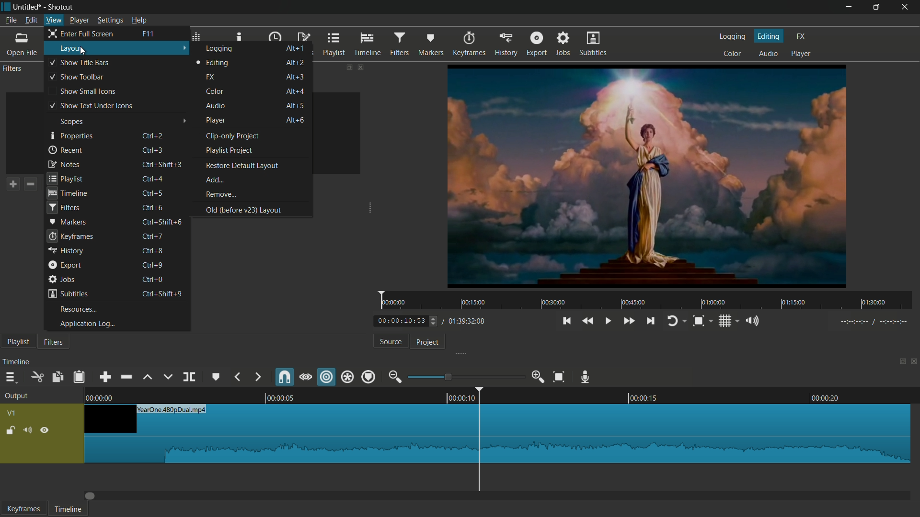 The width and height of the screenshot is (920, 517). Describe the element at coordinates (907, 7) in the screenshot. I see `close app` at that location.